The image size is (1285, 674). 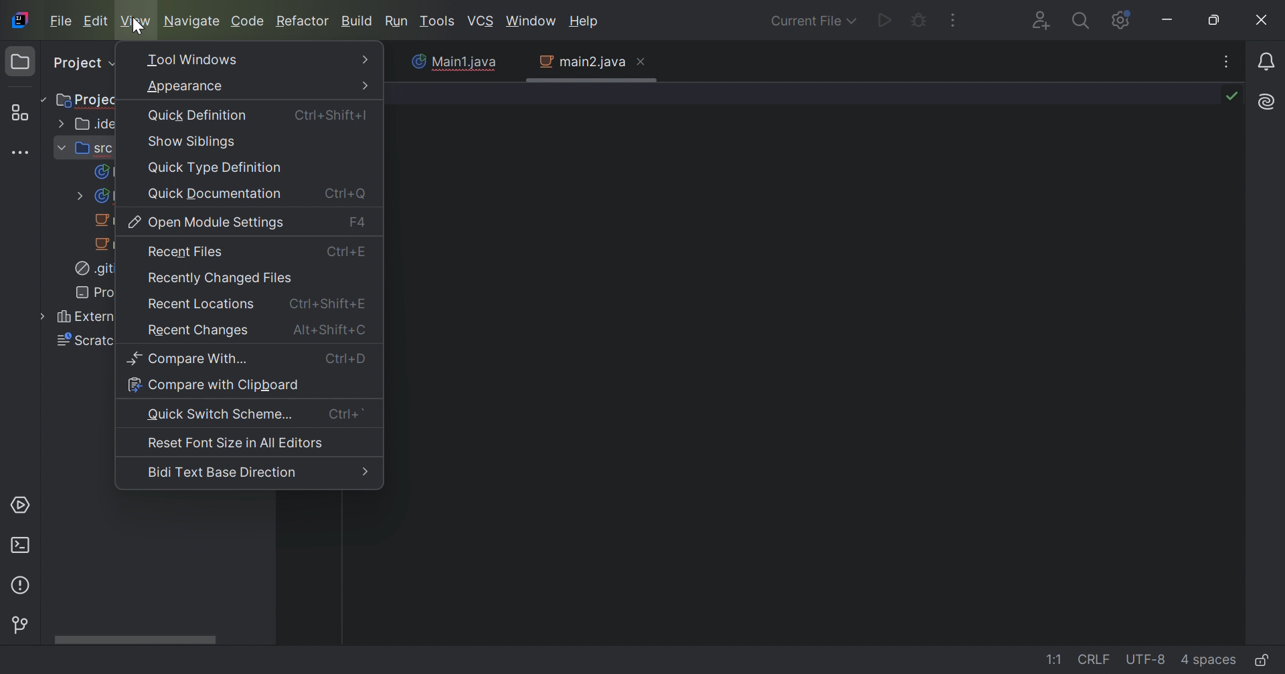 What do you see at coordinates (22, 154) in the screenshot?
I see `More tool windows` at bounding box center [22, 154].